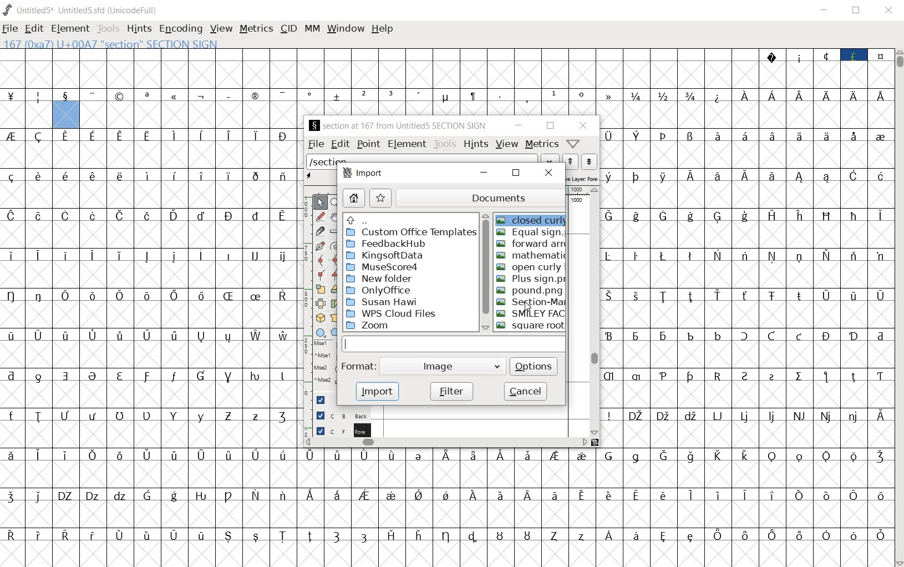 The image size is (904, 567). I want to click on filter, so click(452, 391).